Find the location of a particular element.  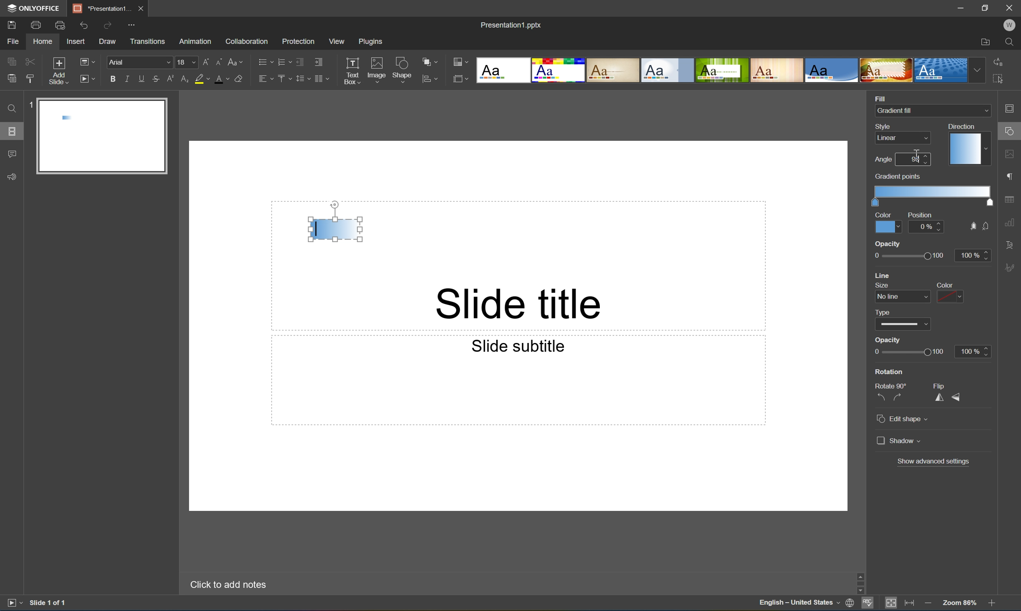

image settings is located at coordinates (1011, 156).